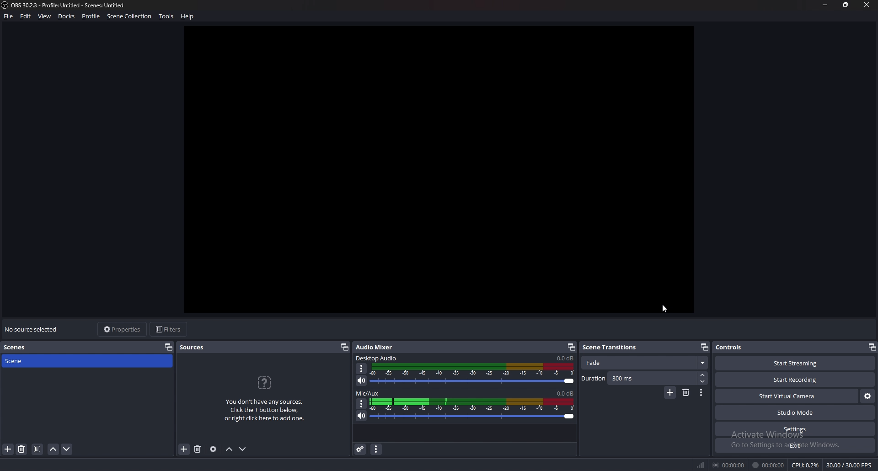 The height and width of the screenshot is (471, 878). Describe the element at coordinates (72, 4) in the screenshot. I see `ObS 30.2.3 - Profile: Untitled - Scenes: Untitled` at that location.